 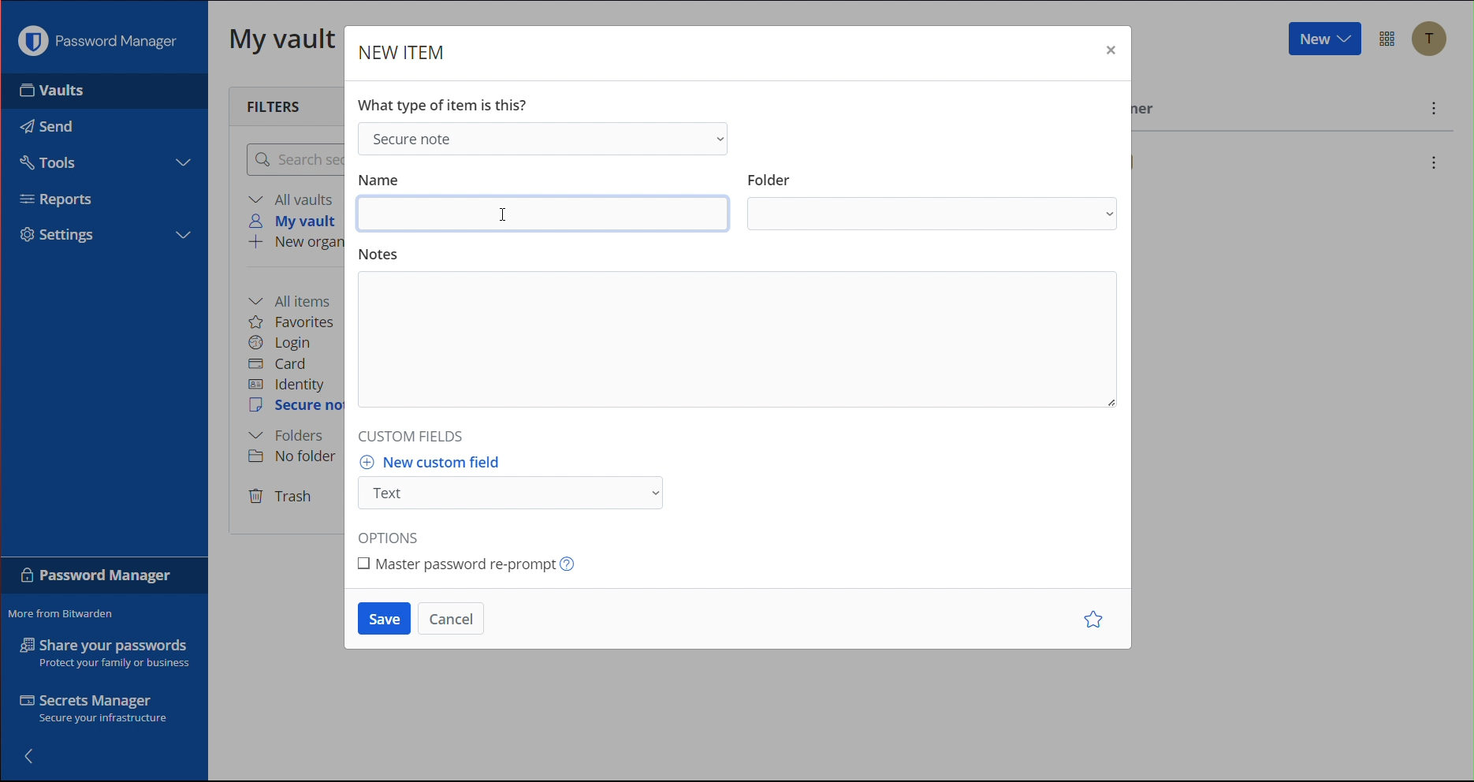 What do you see at coordinates (380, 177) in the screenshot?
I see `Name` at bounding box center [380, 177].